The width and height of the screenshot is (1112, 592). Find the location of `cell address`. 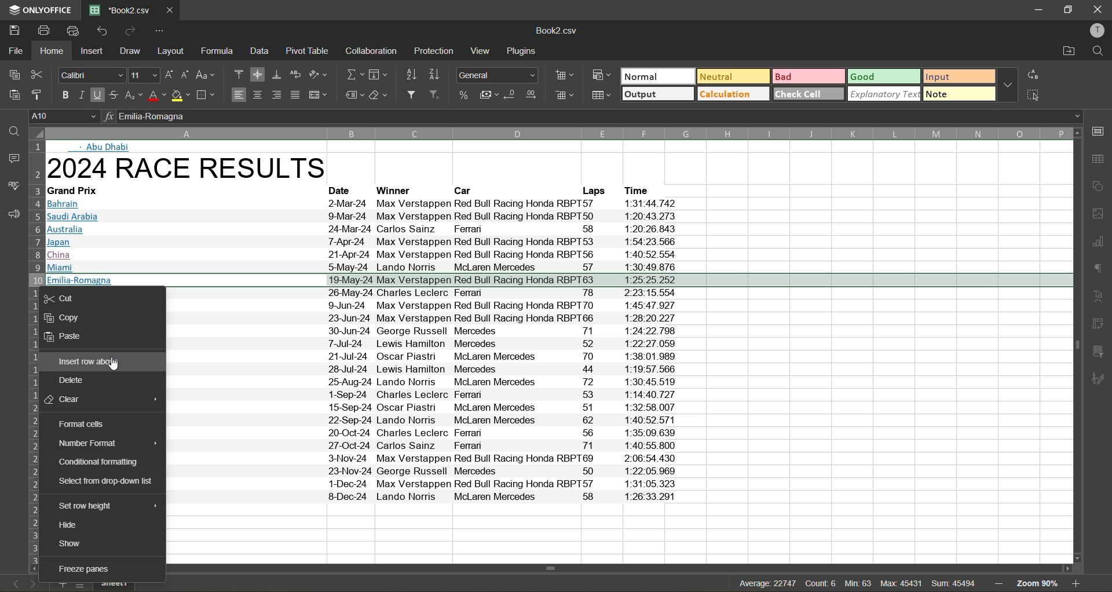

cell address is located at coordinates (64, 118).